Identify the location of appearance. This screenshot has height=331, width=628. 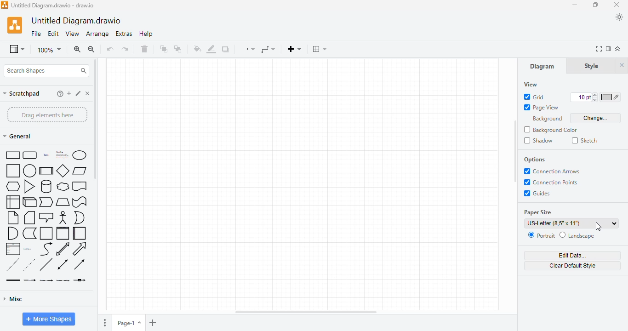
(619, 17).